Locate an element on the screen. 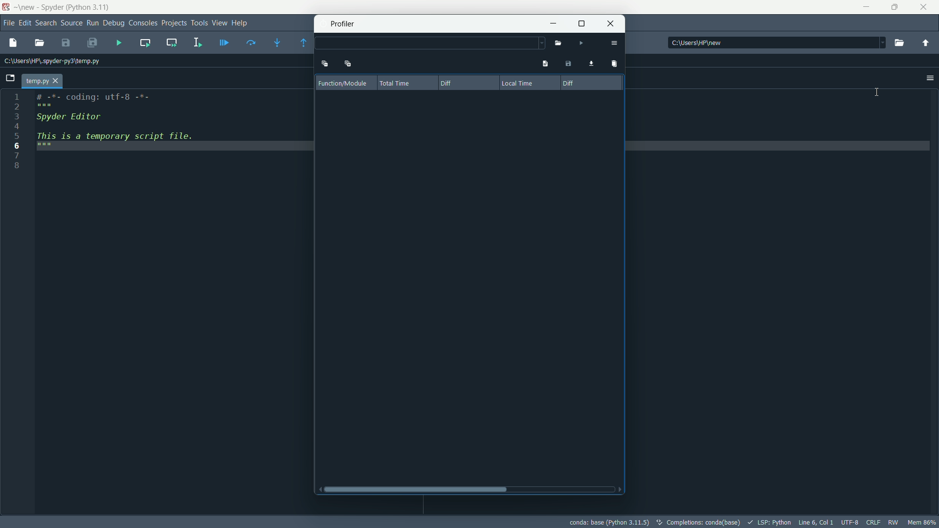 The width and height of the screenshot is (939, 528). save file is located at coordinates (67, 43).